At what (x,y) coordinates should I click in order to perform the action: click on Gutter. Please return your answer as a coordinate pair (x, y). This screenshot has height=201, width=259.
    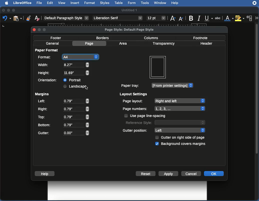
    Looking at the image, I should click on (44, 133).